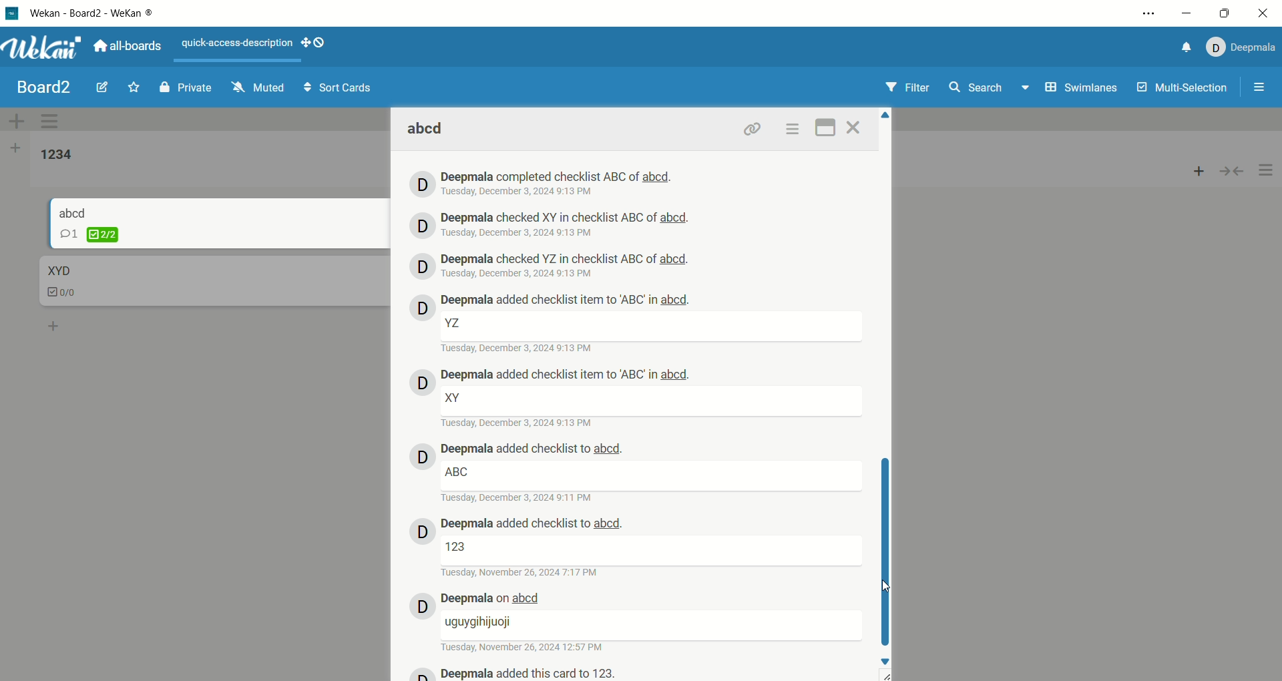 The image size is (1282, 681). Describe the element at coordinates (17, 121) in the screenshot. I see `add swimlane` at that location.